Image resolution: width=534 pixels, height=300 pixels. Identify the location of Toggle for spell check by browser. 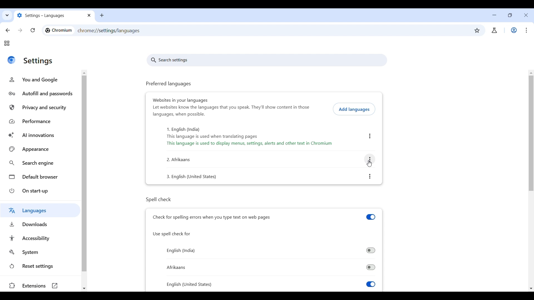
(264, 217).